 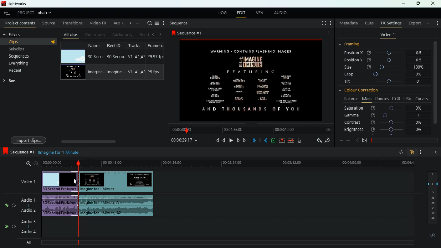 What do you see at coordinates (73, 23) in the screenshot?
I see `transitions` at bounding box center [73, 23].